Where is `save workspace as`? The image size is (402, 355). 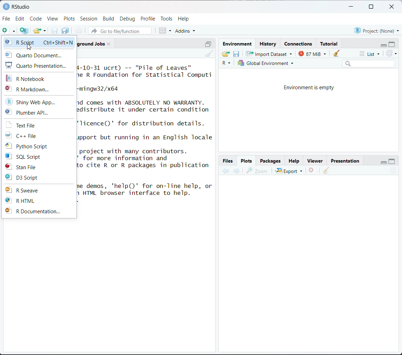 save workspace as is located at coordinates (236, 54).